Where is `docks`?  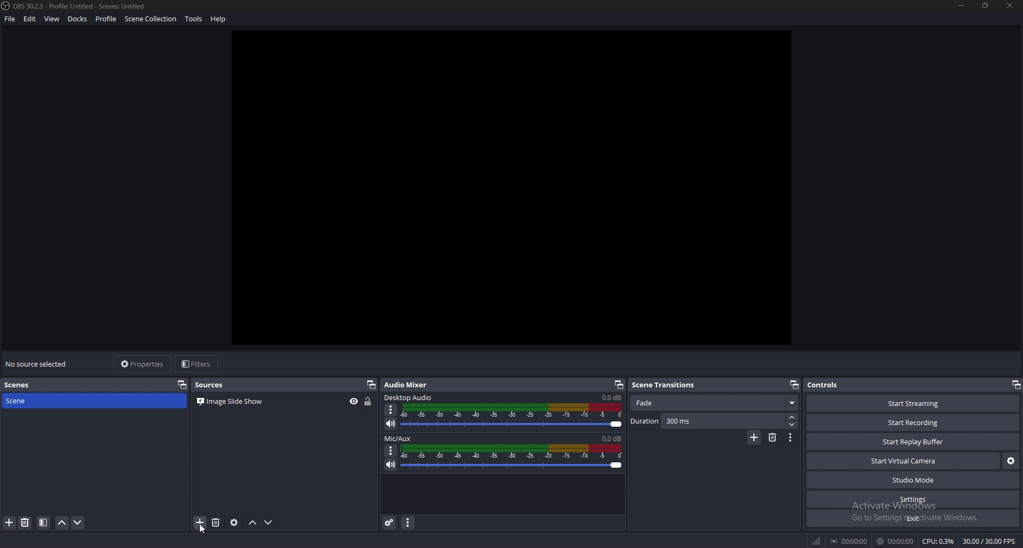 docks is located at coordinates (79, 19).